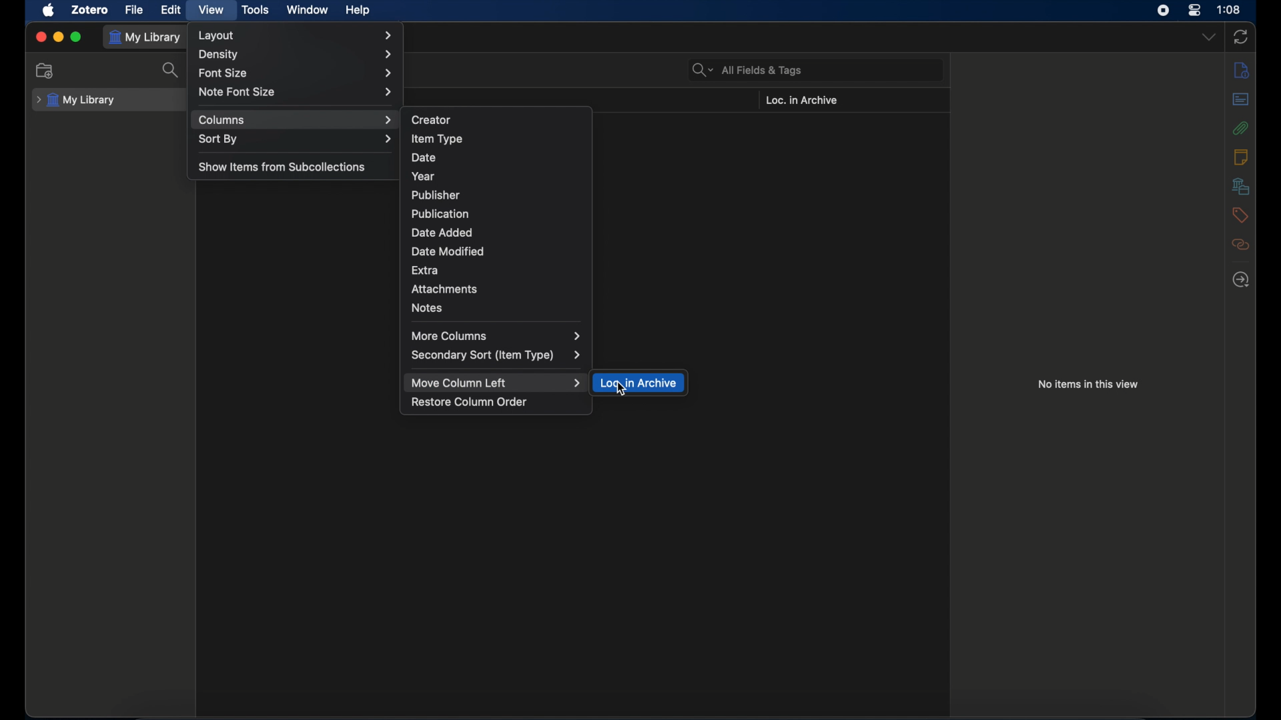 Image resolution: width=1281 pixels, height=720 pixels. Describe the element at coordinates (295, 35) in the screenshot. I see `layout` at that location.